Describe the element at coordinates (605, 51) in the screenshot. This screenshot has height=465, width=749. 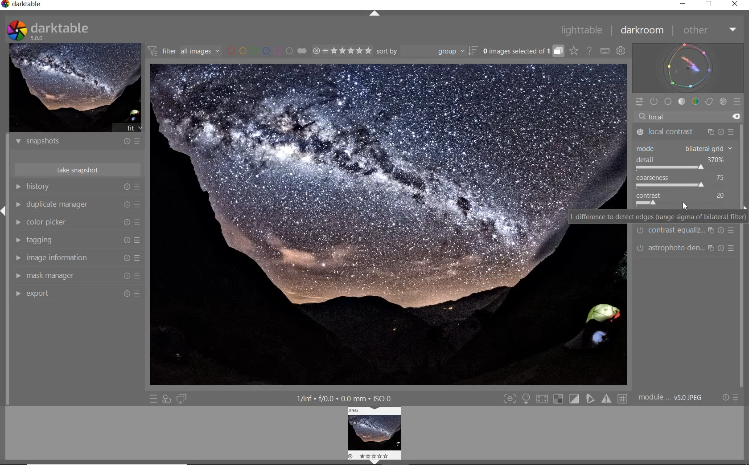
I see `SET KEYBOARD SHORTCUTS` at that location.